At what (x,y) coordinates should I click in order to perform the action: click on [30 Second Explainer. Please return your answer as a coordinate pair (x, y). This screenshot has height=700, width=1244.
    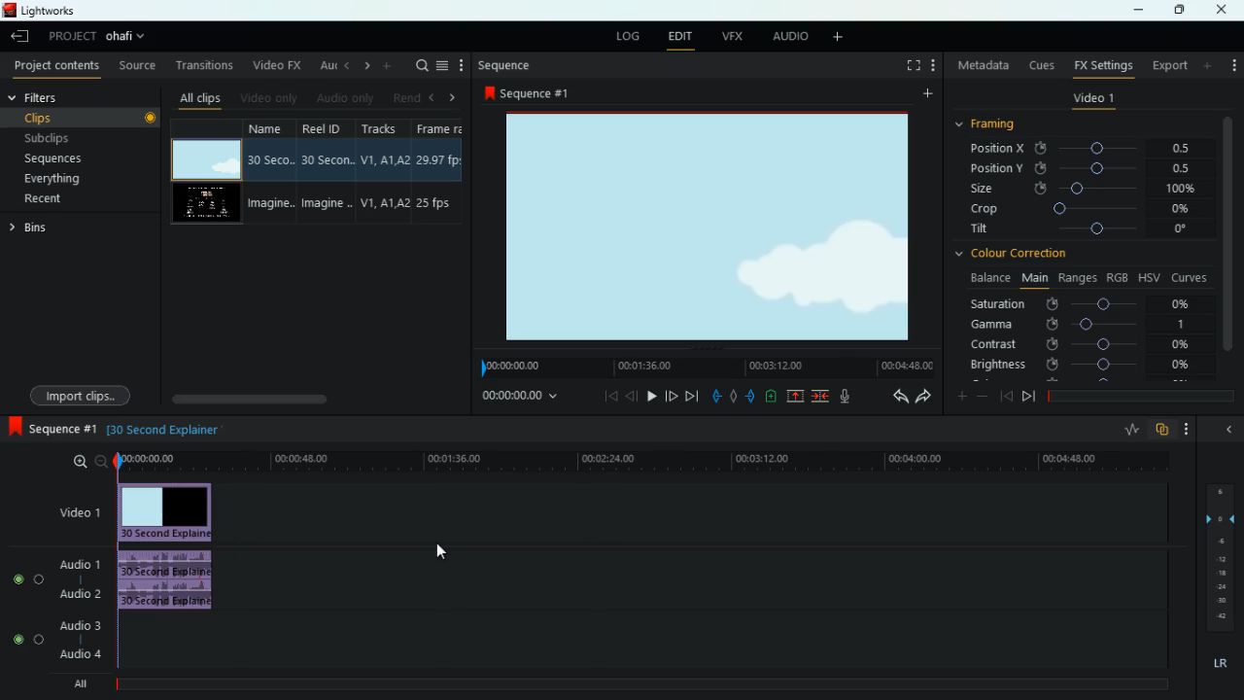
    Looking at the image, I should click on (169, 430).